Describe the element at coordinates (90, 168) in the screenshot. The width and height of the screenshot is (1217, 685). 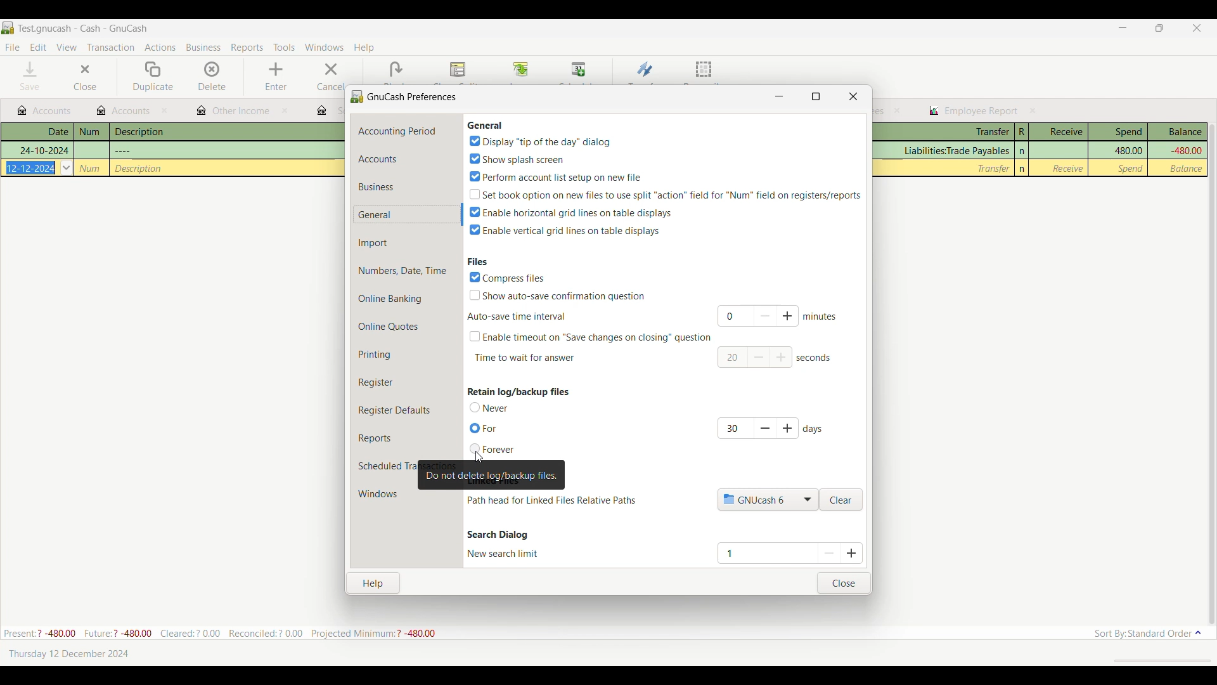
I see `` at that location.